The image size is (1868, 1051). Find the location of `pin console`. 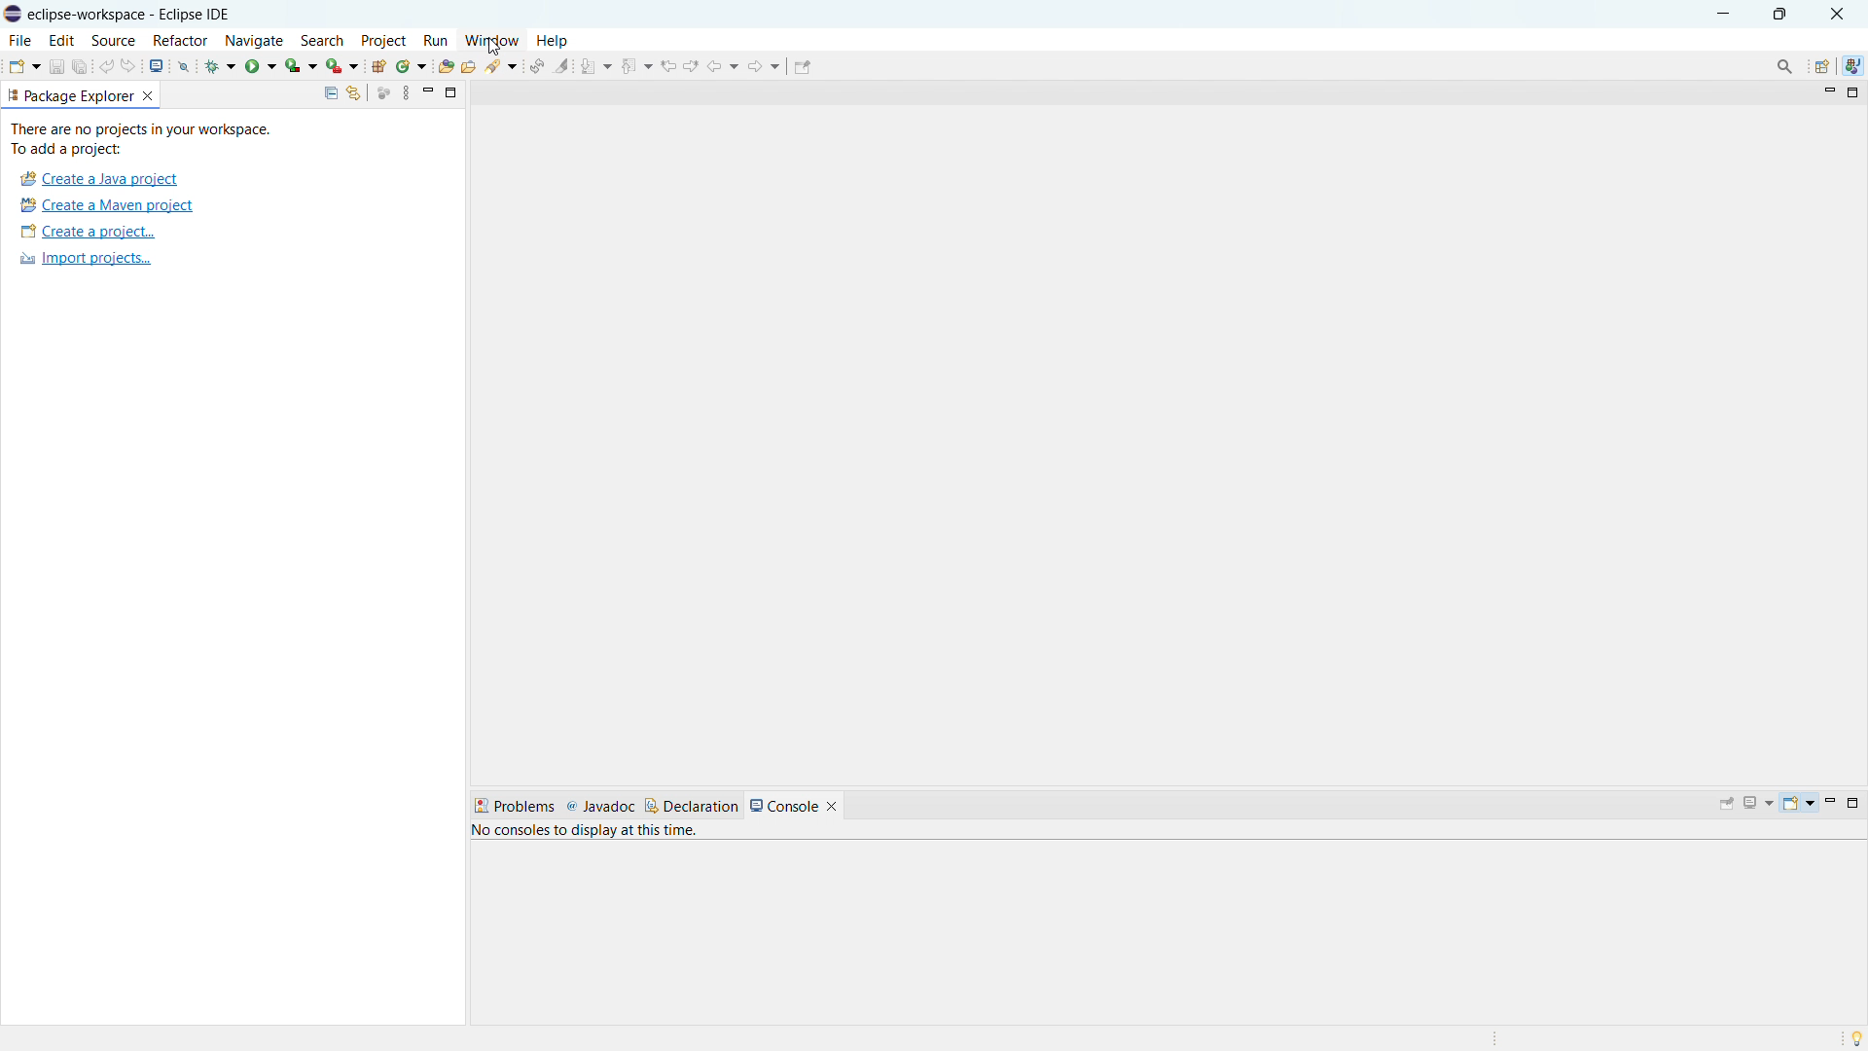

pin console is located at coordinates (1727, 803).